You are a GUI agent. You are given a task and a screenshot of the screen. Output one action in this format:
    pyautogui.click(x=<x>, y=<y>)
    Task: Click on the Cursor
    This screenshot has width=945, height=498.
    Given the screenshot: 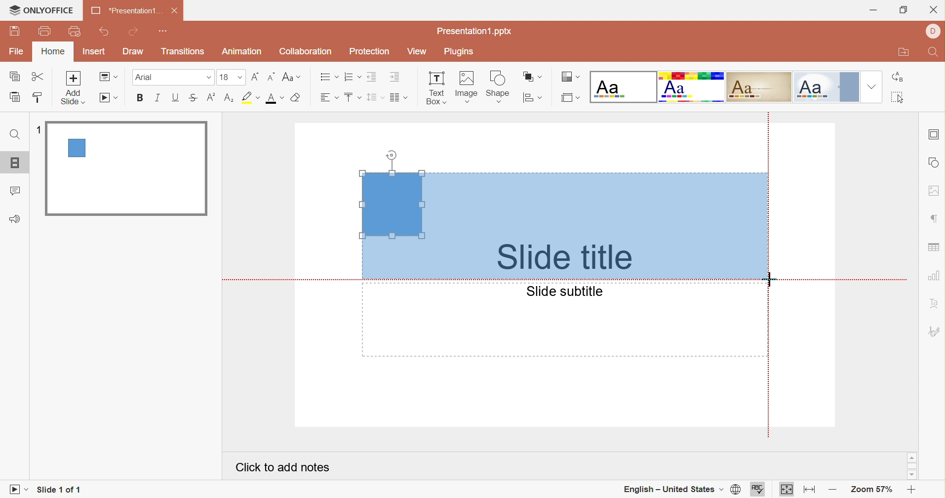 What is the action you would take?
    pyautogui.click(x=769, y=277)
    